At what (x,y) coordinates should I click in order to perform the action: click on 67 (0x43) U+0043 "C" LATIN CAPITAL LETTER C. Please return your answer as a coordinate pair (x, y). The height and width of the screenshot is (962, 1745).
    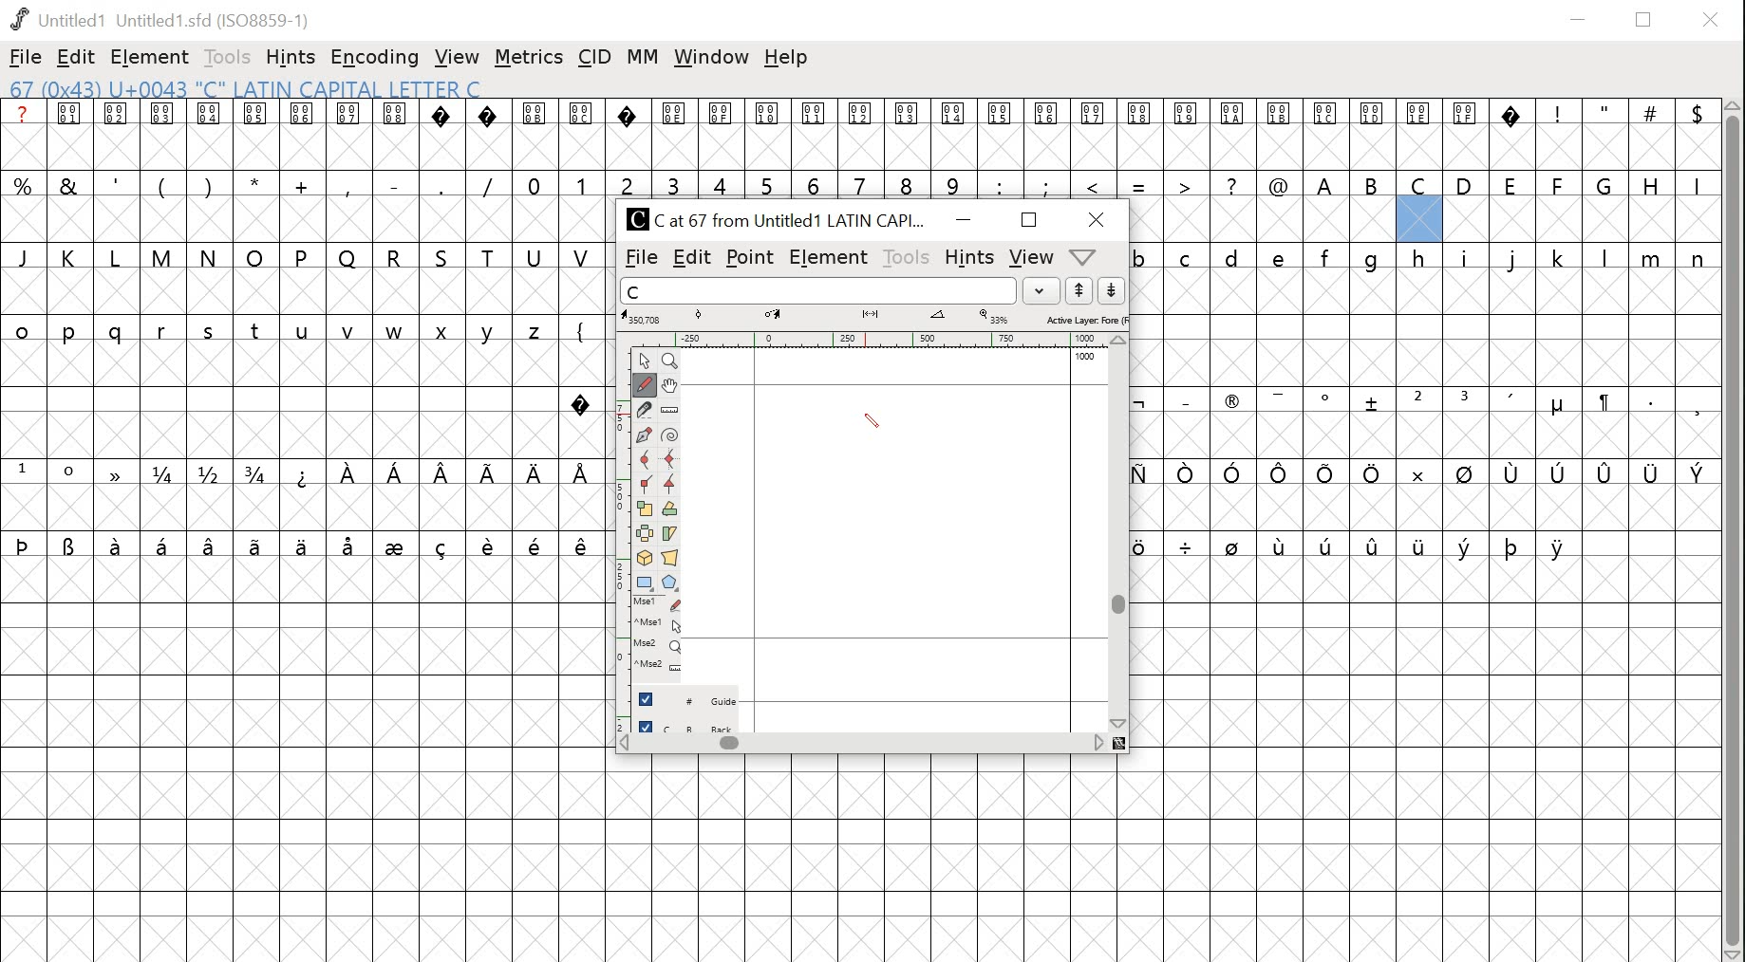
    Looking at the image, I should click on (267, 88).